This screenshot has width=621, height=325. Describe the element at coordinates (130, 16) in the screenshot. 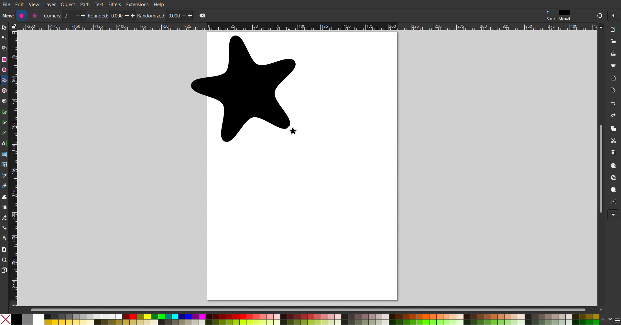

I see `increase/decrease` at that location.